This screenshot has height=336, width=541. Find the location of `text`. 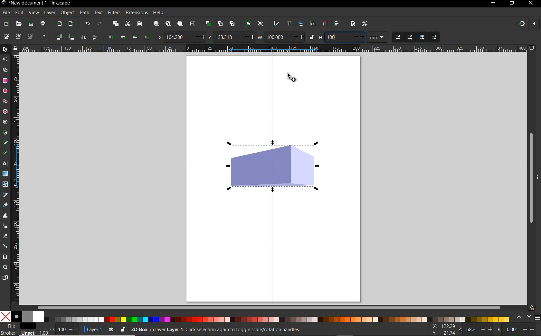

text is located at coordinates (99, 12).